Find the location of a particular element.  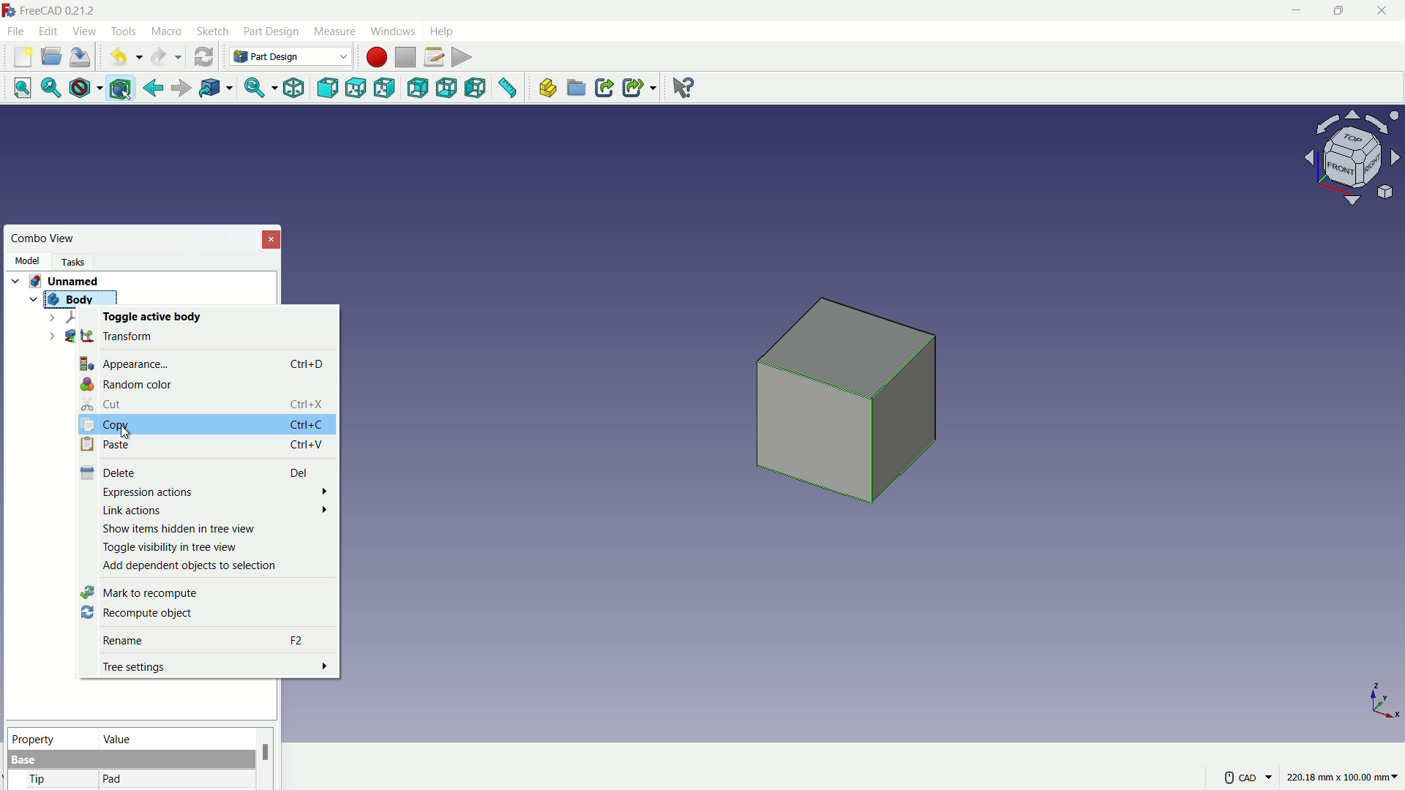

Appearance... Ctrl+D is located at coordinates (204, 362).